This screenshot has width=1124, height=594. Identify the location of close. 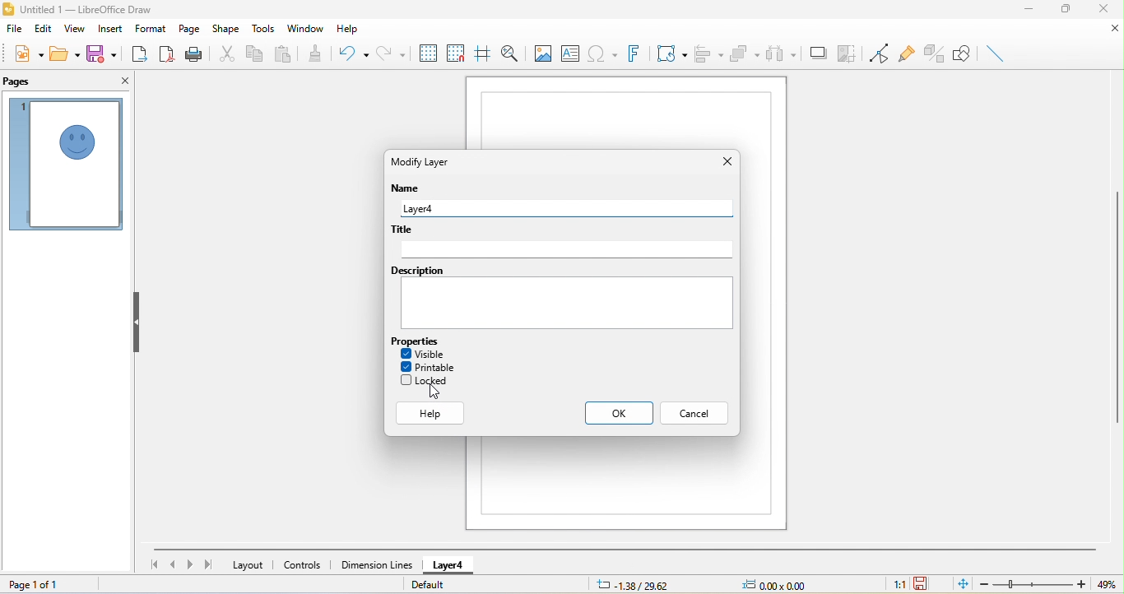
(1103, 9).